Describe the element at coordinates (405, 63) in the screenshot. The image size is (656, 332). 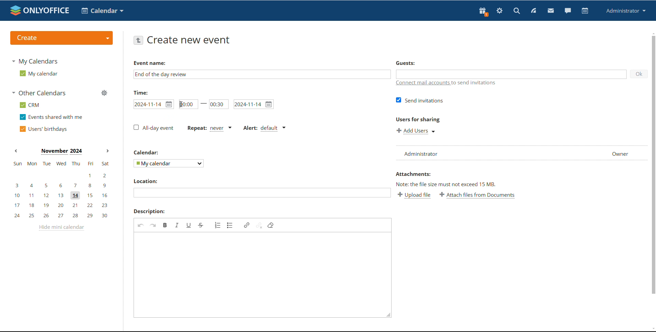
I see `guests` at that location.